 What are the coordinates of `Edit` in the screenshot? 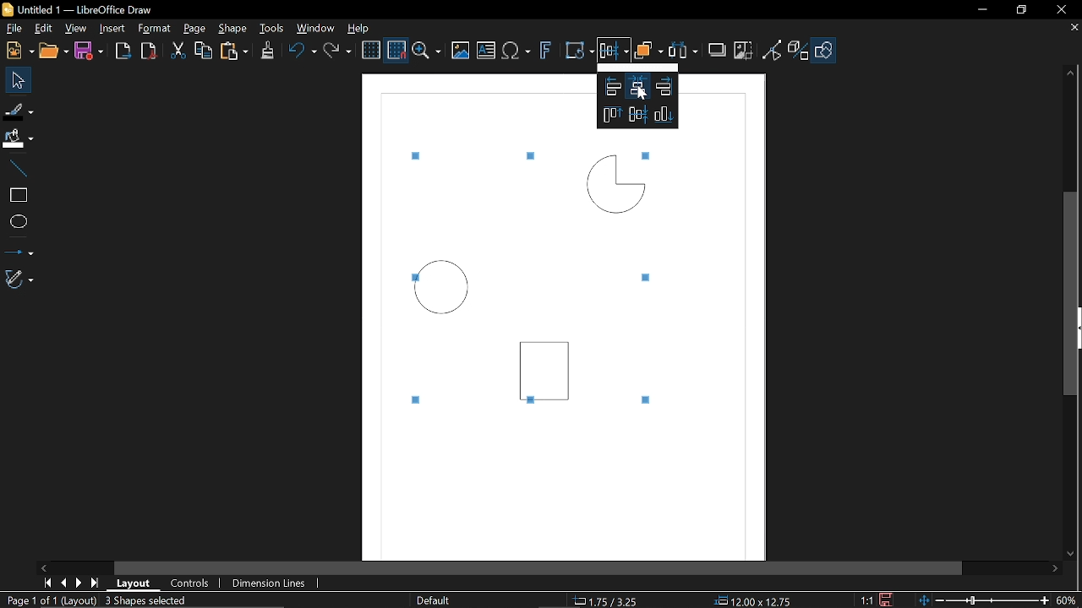 It's located at (44, 28).